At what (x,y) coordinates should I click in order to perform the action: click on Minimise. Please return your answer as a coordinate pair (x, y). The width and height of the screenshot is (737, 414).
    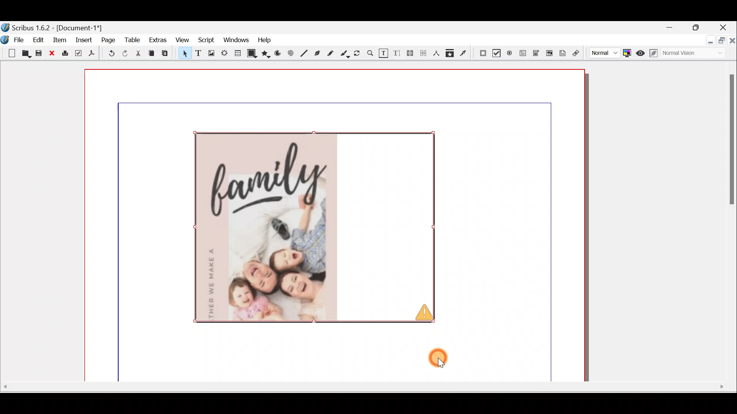
    Looking at the image, I should click on (674, 28).